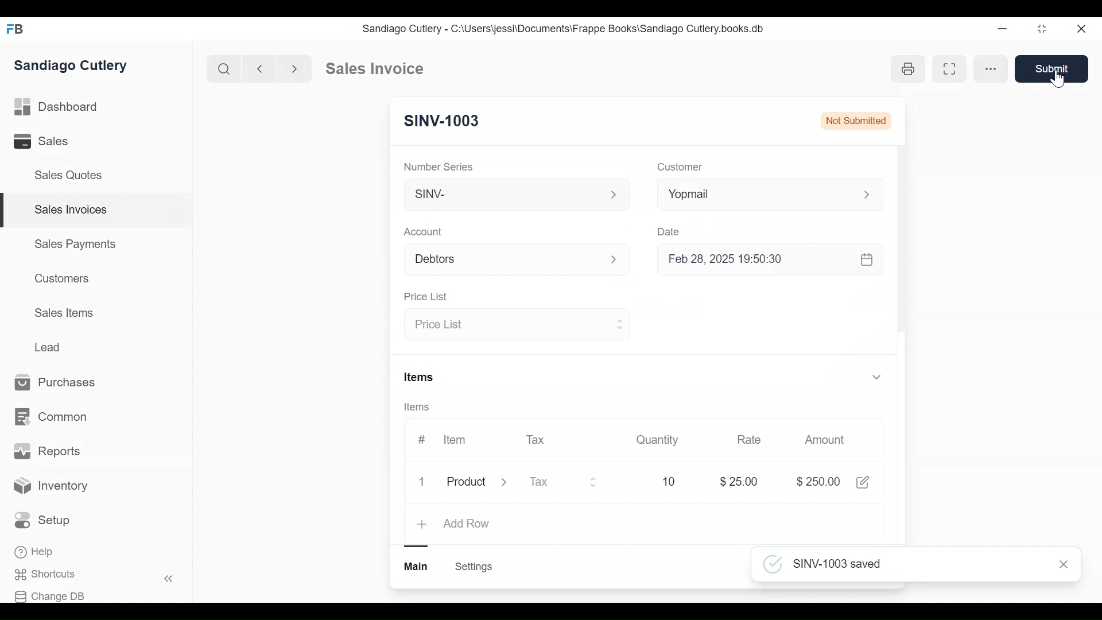  Describe the element at coordinates (564, 483) in the screenshot. I see `Tax ` at that location.